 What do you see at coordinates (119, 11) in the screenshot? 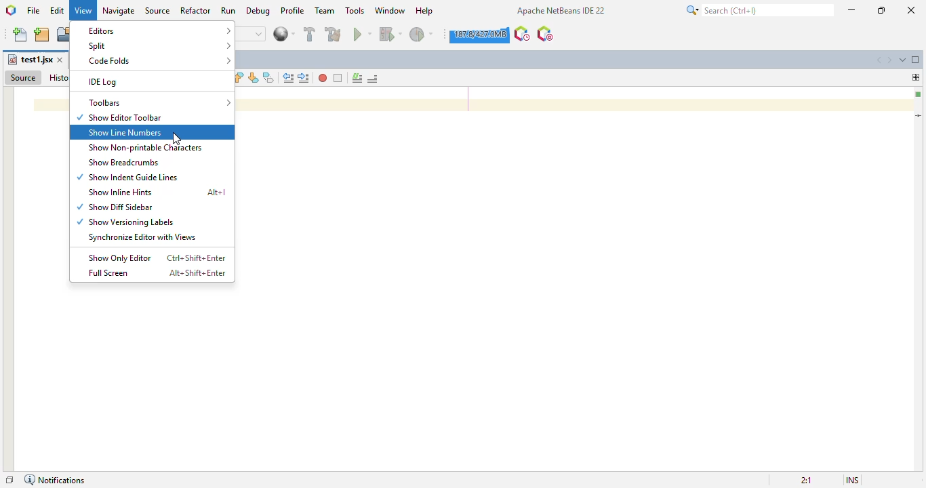
I see `navigate` at bounding box center [119, 11].